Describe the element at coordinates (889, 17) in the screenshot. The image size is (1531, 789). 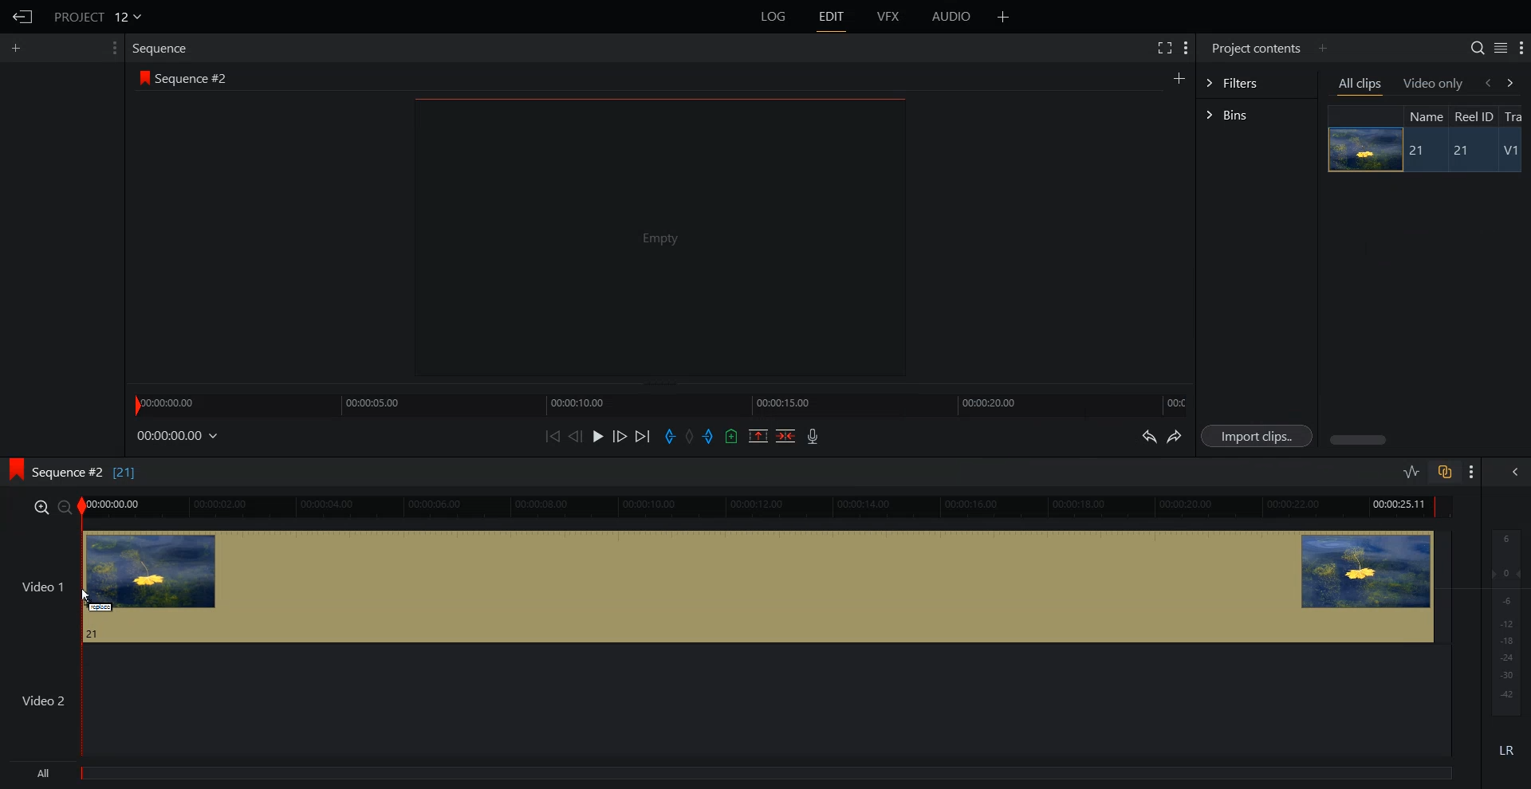
I see `VFX` at that location.